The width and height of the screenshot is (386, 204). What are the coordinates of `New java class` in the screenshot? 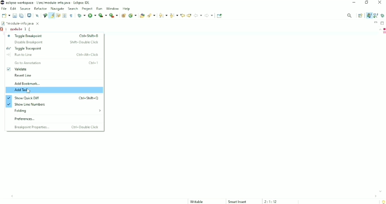 It's located at (133, 16).